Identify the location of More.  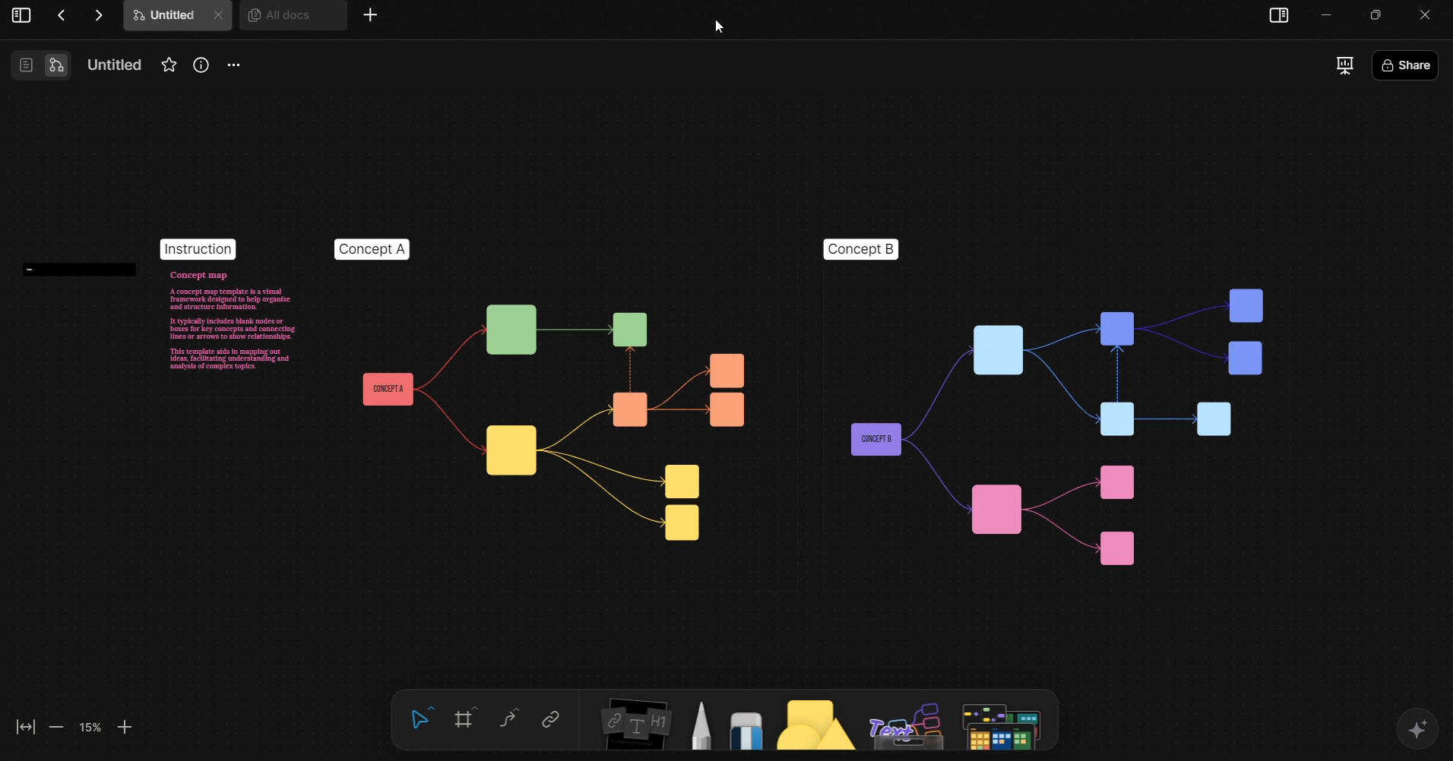
(371, 16).